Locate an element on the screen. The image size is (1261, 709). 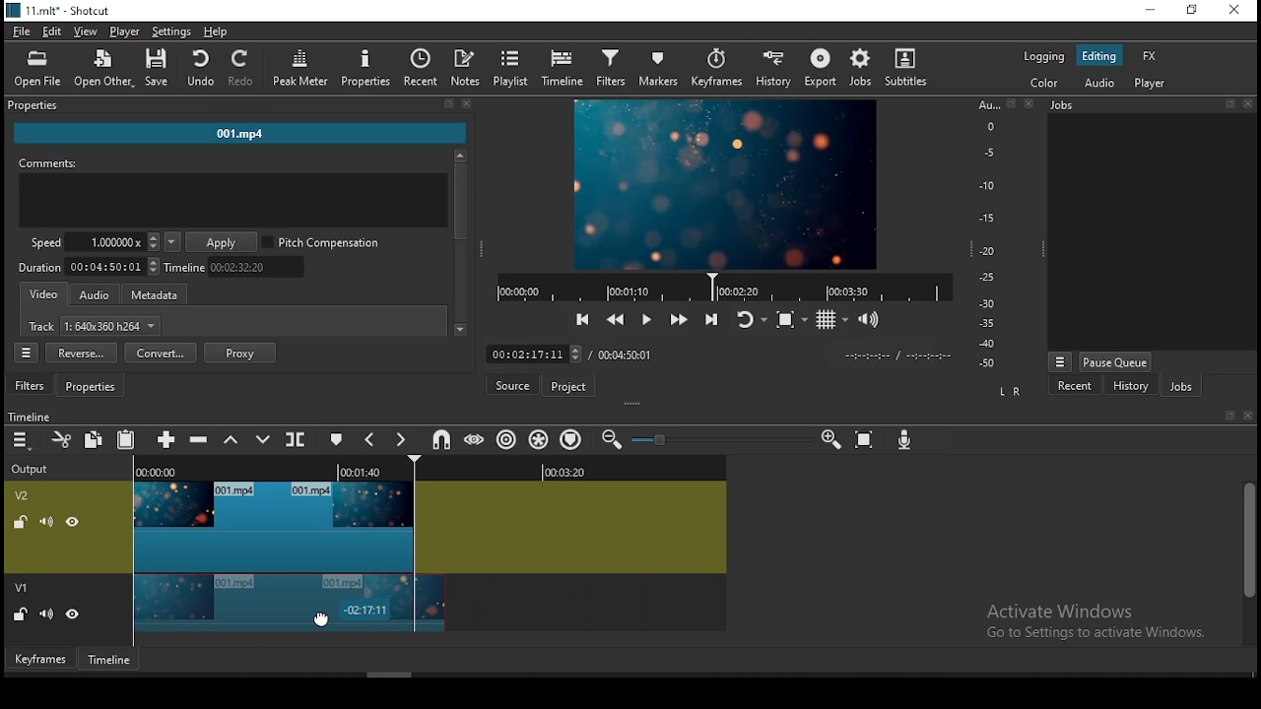
copy is located at coordinates (94, 440).